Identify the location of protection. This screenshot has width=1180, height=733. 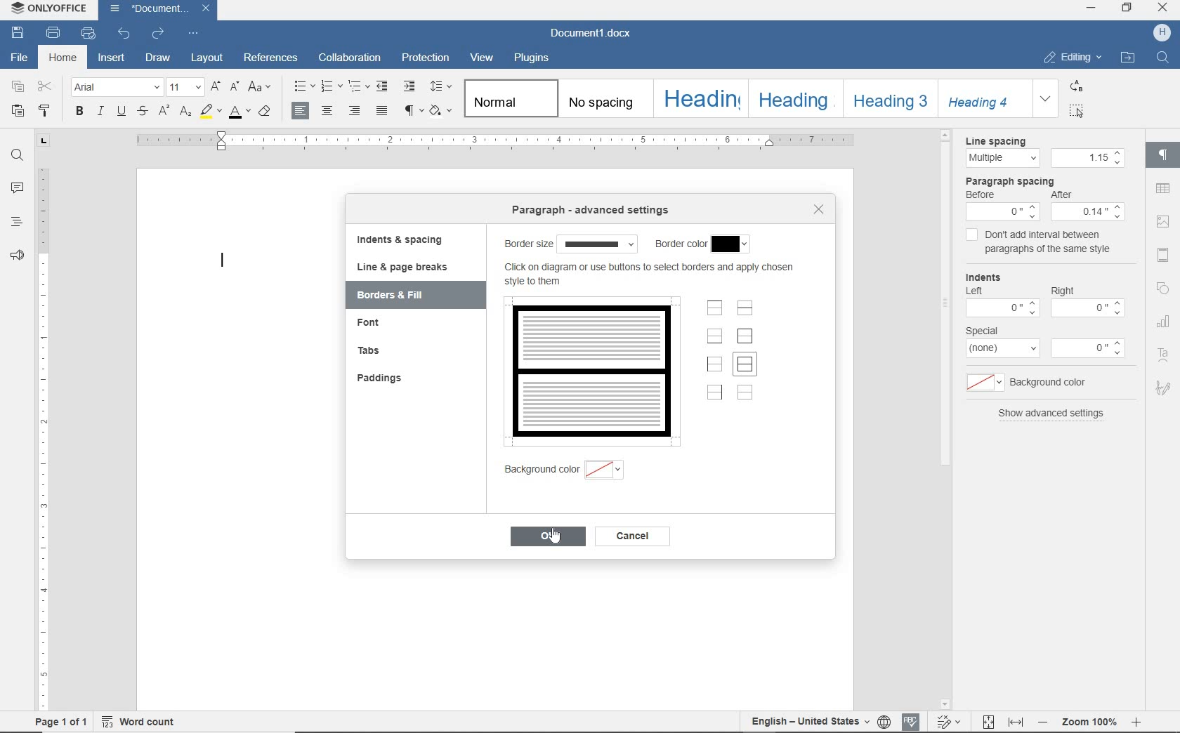
(426, 59).